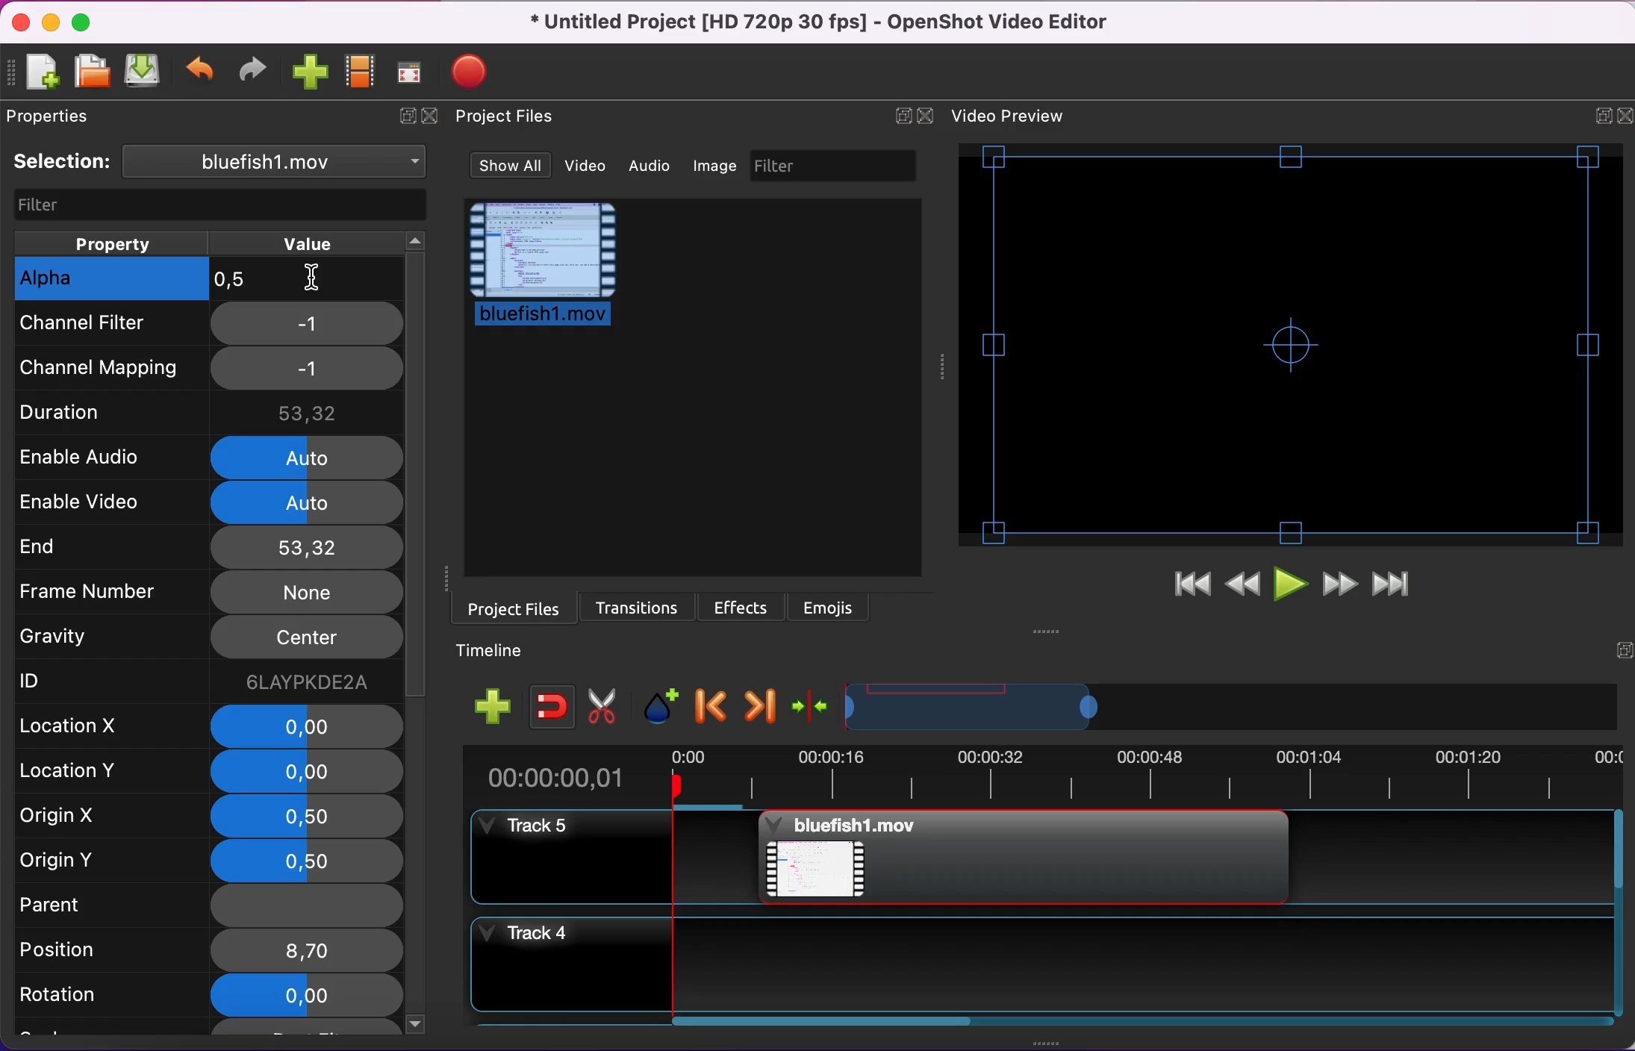 This screenshot has width=1635, height=1051. Describe the element at coordinates (83, 999) in the screenshot. I see `rotation` at that location.